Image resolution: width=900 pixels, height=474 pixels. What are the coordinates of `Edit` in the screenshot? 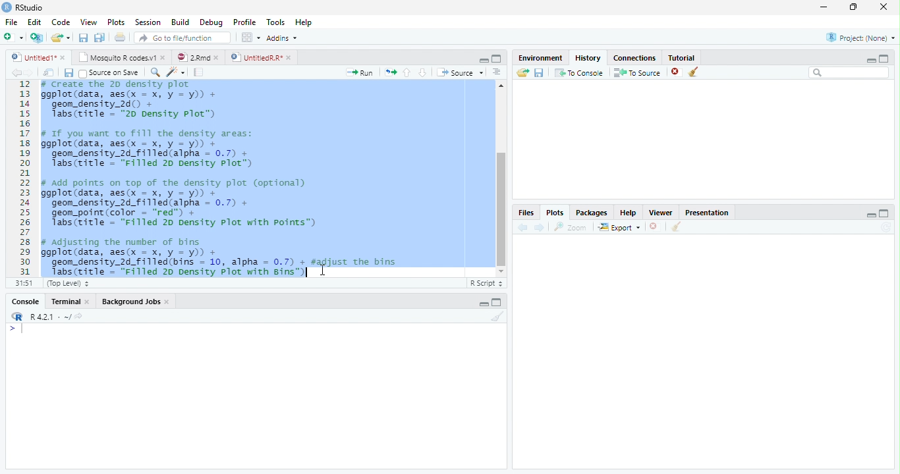 It's located at (34, 22).